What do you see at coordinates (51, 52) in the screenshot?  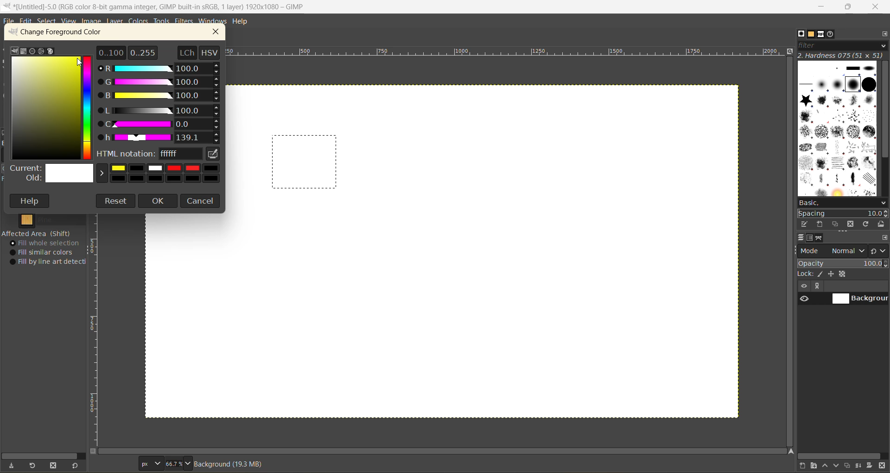 I see `palette` at bounding box center [51, 52].